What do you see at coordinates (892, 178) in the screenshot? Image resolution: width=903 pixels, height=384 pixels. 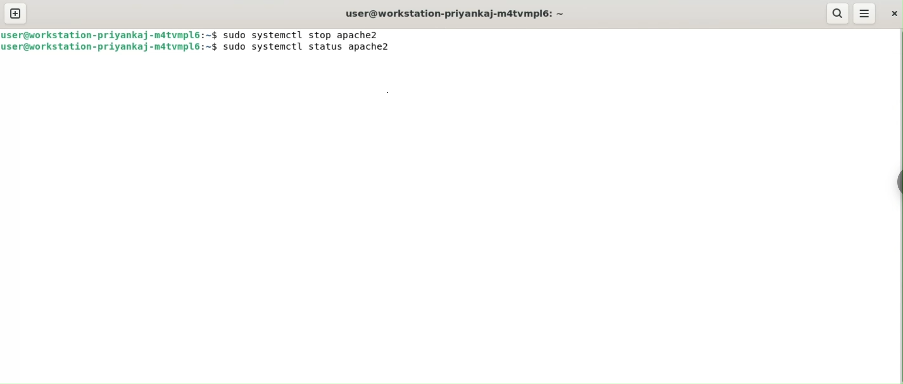 I see `chrome options` at bounding box center [892, 178].